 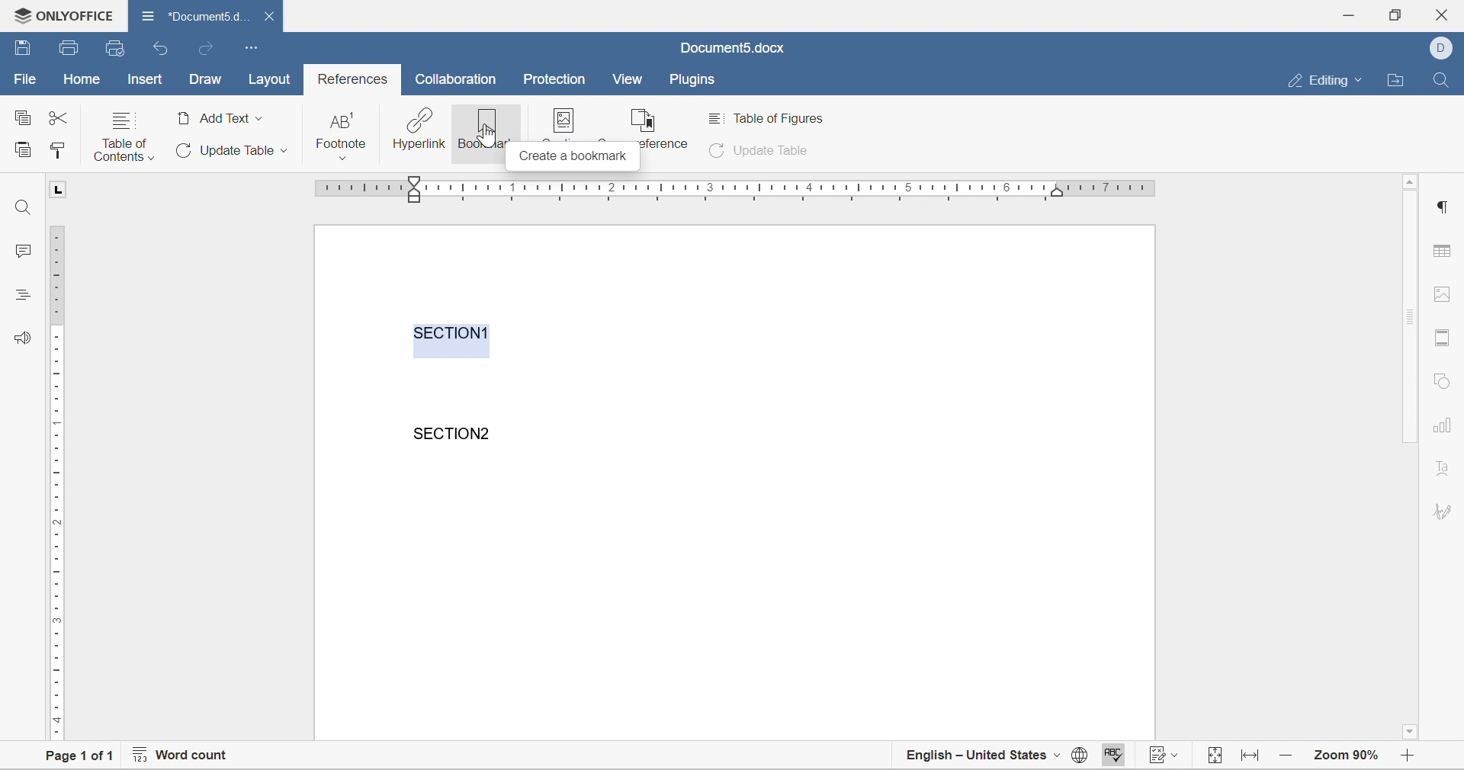 I want to click on ruler, so click(x=55, y=481).